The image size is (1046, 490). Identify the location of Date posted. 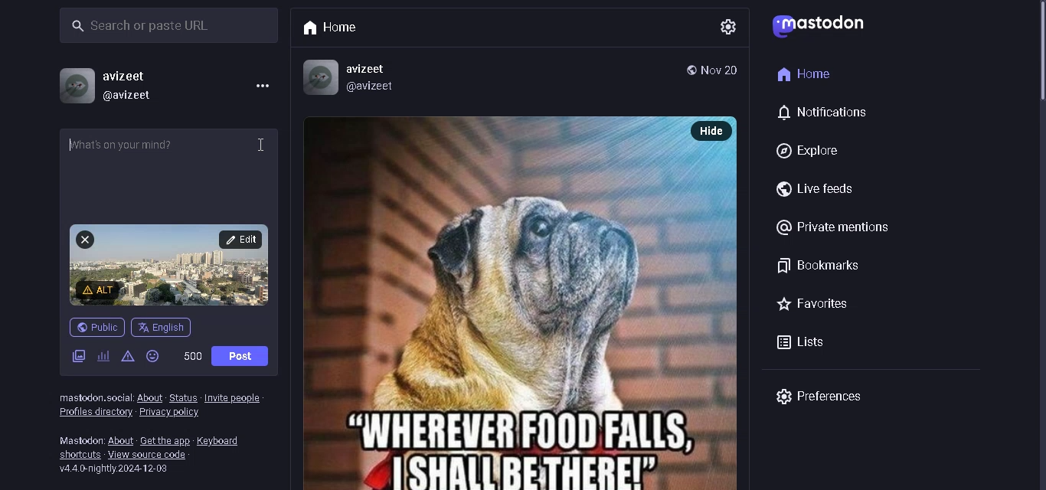
(718, 70).